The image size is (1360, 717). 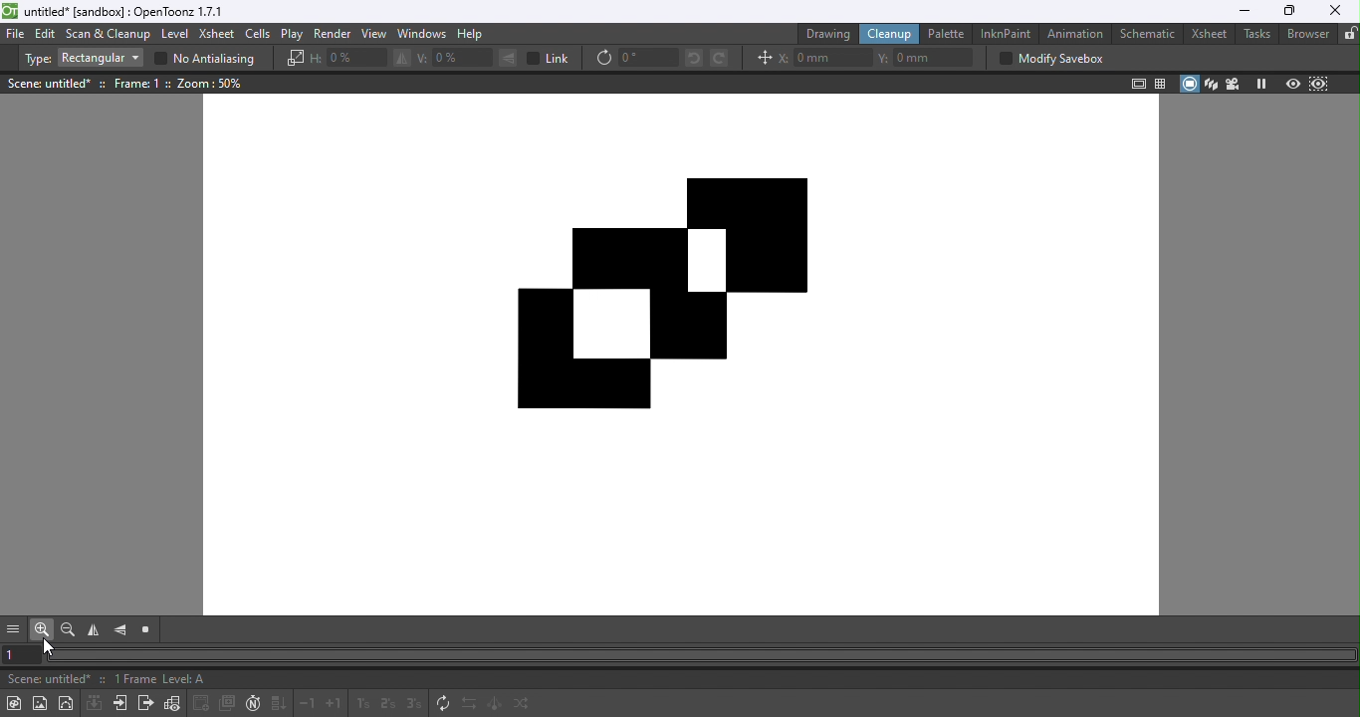 I want to click on Random, so click(x=525, y=705).